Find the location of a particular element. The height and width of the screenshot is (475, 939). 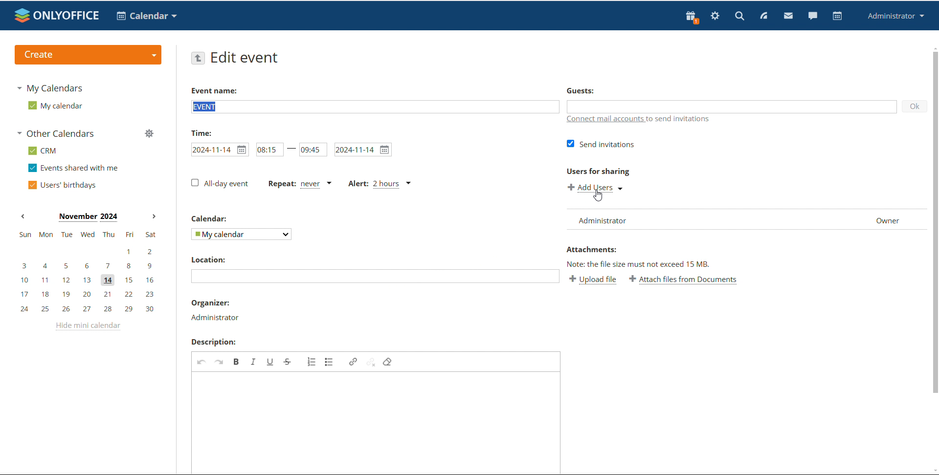

redo is located at coordinates (220, 361).